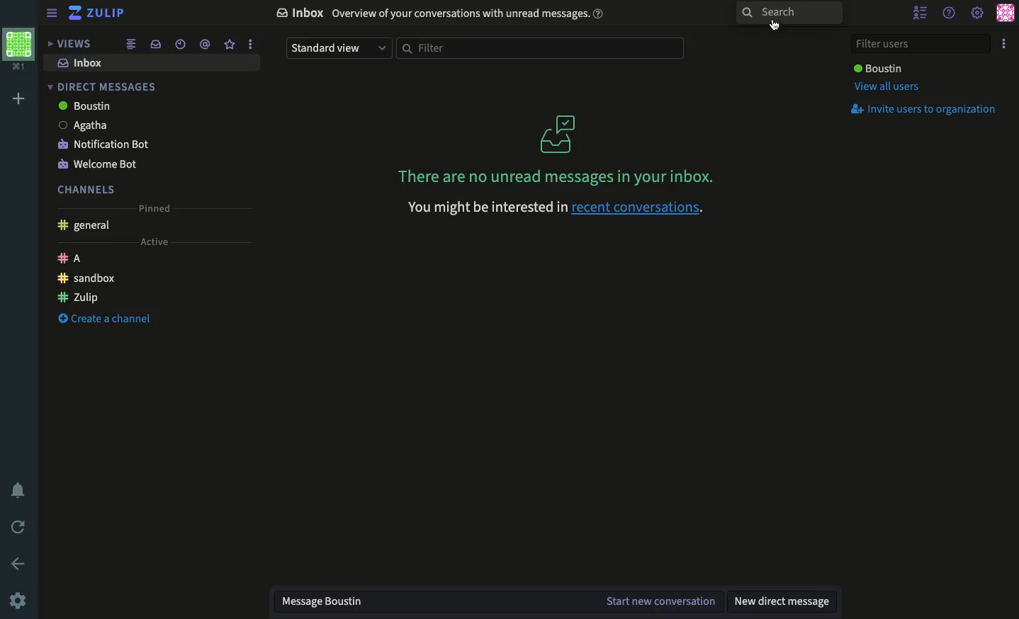 This screenshot has width=1019, height=619. I want to click on Profile, so click(19, 50).